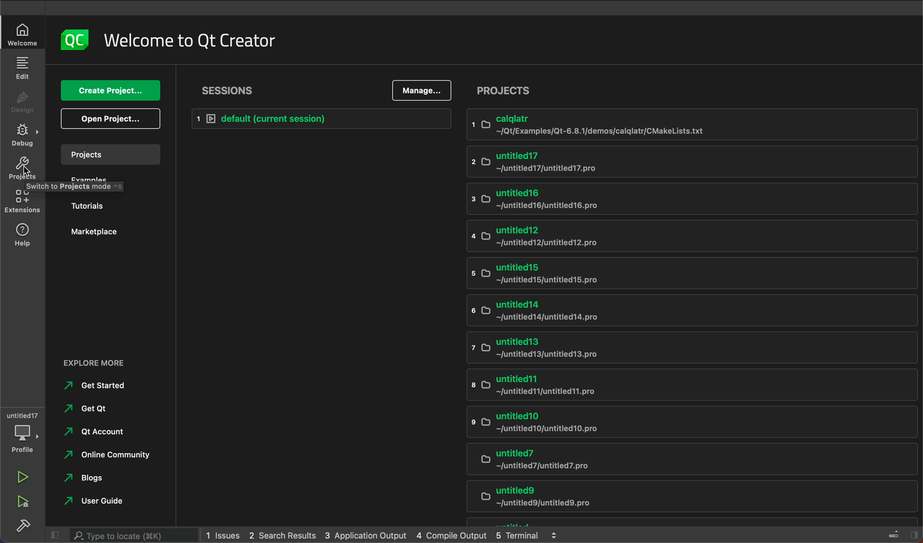  I want to click on blogs, so click(93, 477).